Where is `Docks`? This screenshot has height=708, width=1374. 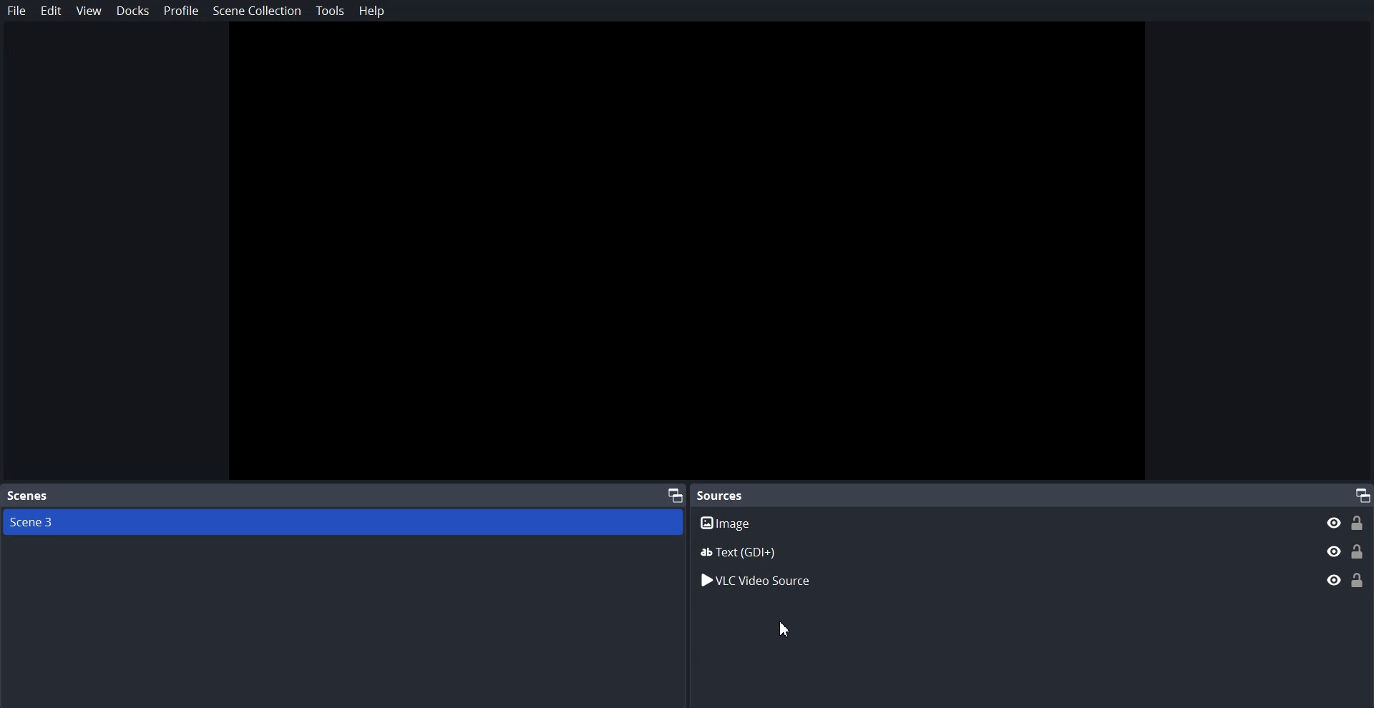 Docks is located at coordinates (133, 11).